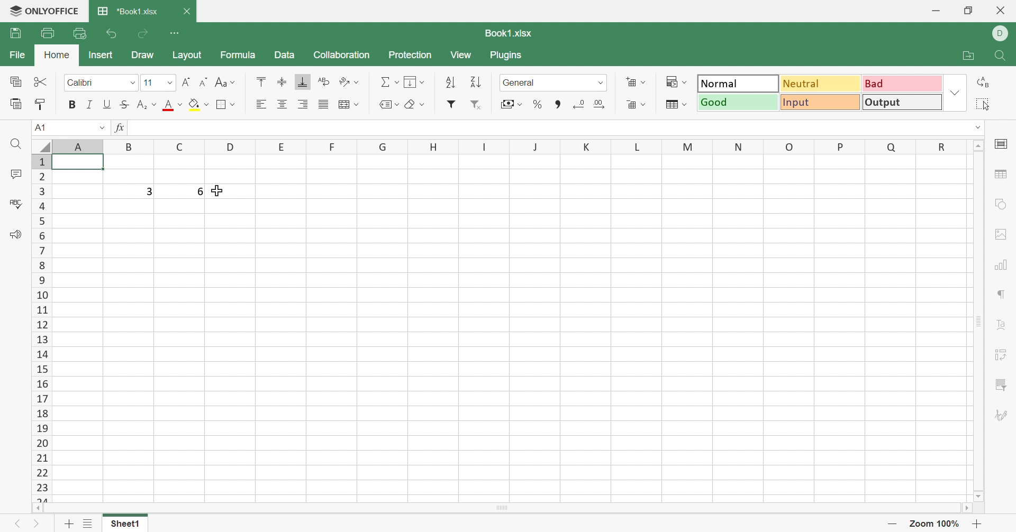  What do you see at coordinates (637, 105) in the screenshot?
I see `Delete cells` at bounding box center [637, 105].